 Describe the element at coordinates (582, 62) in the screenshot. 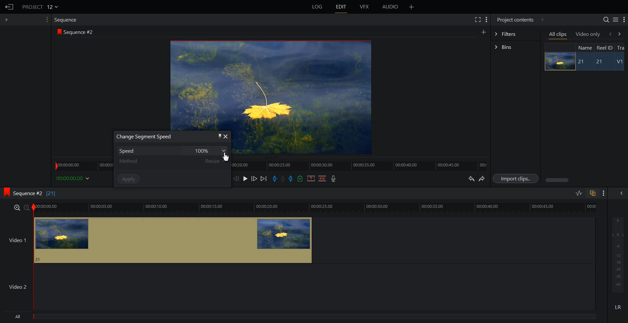

I see `21` at that location.